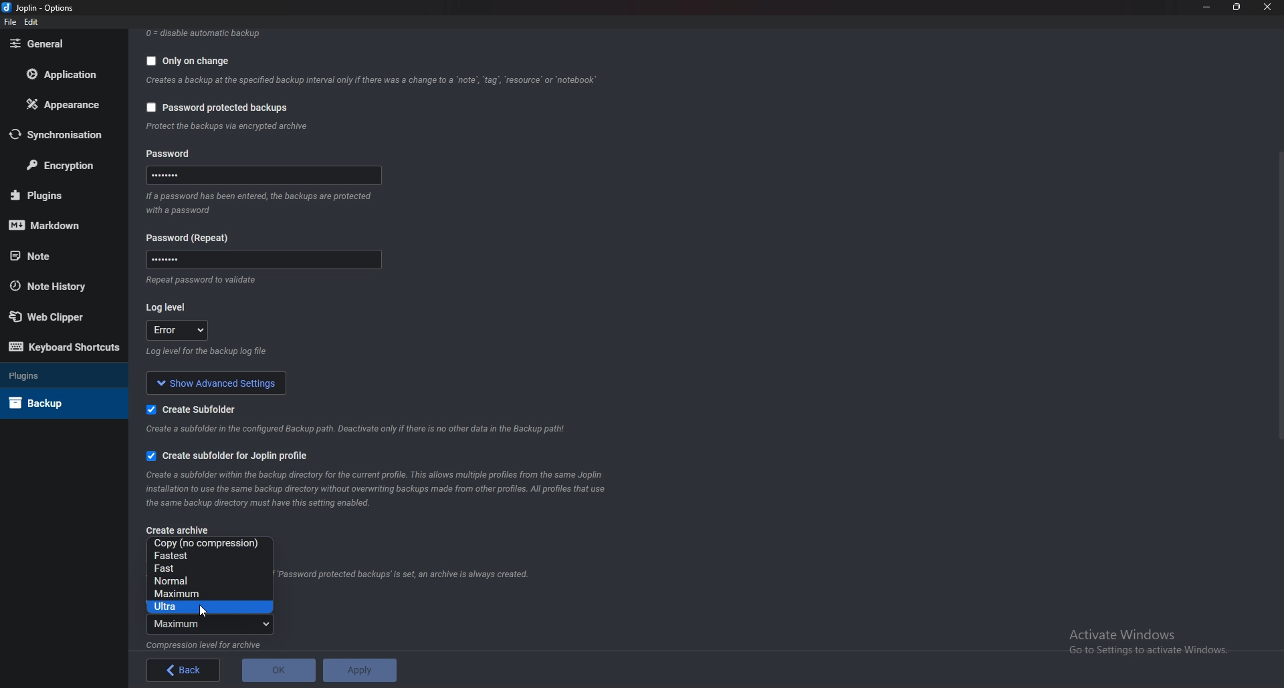 This screenshot has height=688, width=1284. Describe the element at coordinates (386, 488) in the screenshot. I see `info on subfolder for joplin profile` at that location.